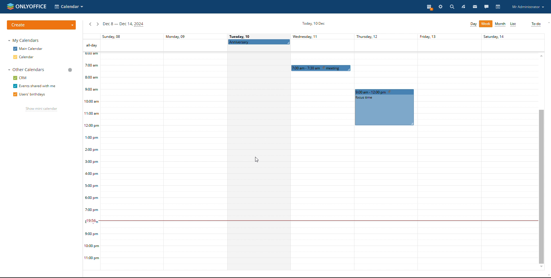 The image size is (551, 278). What do you see at coordinates (513, 24) in the screenshot?
I see `list view` at bounding box center [513, 24].